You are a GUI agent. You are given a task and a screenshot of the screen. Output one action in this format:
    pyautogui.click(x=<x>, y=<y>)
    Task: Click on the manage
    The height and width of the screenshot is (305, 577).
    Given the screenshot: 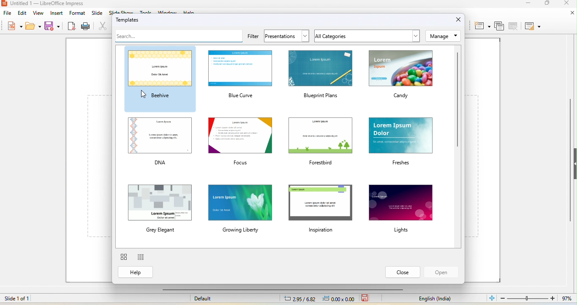 What is the action you would take?
    pyautogui.click(x=443, y=36)
    